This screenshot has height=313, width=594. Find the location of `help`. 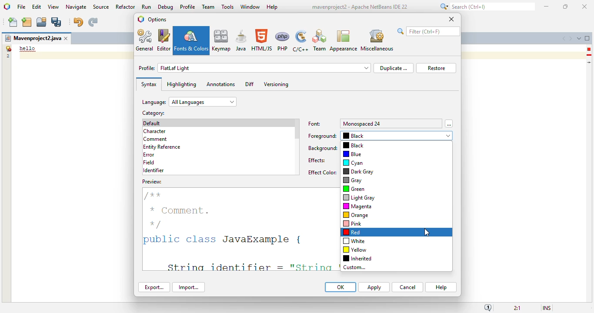

help is located at coordinates (273, 7).